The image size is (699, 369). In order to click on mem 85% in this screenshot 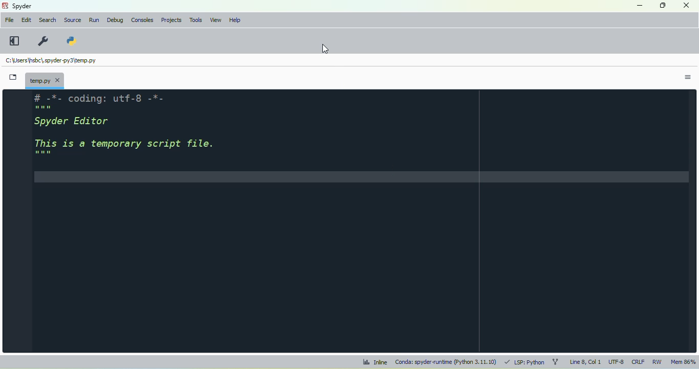, I will do `click(683, 361)`.